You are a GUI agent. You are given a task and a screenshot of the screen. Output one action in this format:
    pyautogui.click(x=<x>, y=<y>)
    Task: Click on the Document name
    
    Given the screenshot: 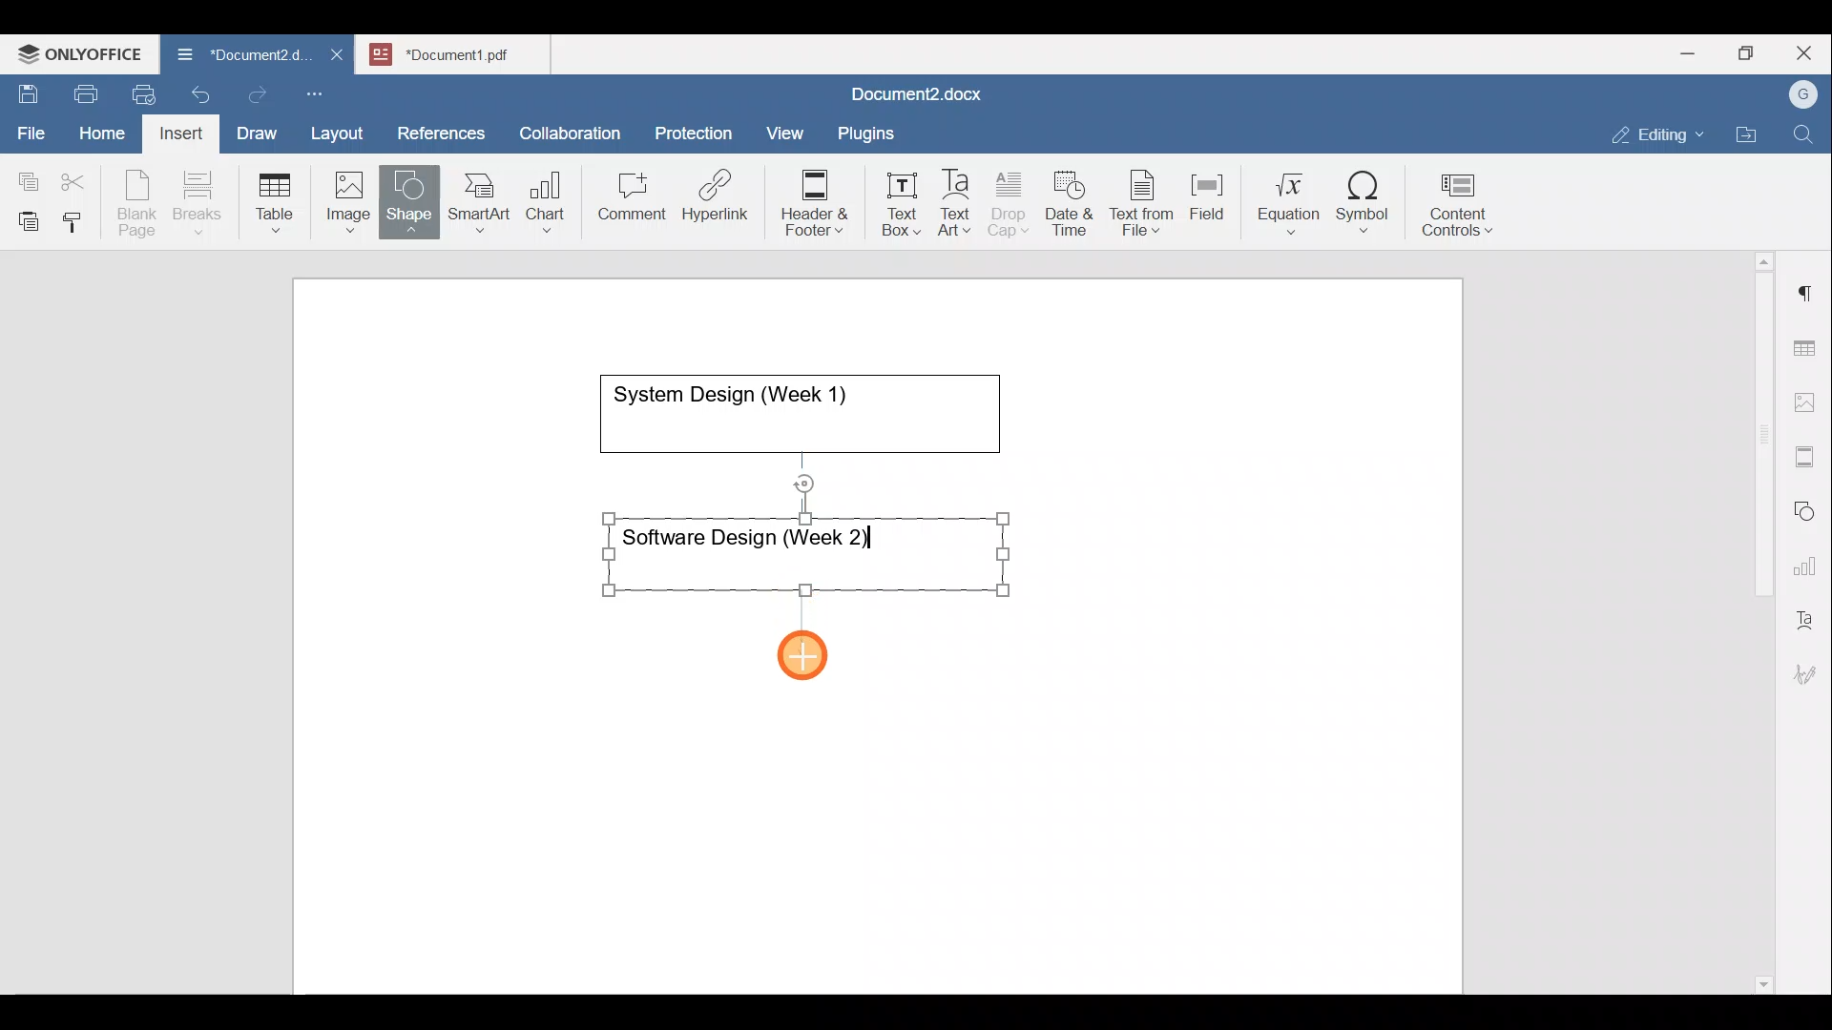 What is the action you would take?
    pyautogui.click(x=464, y=51)
    